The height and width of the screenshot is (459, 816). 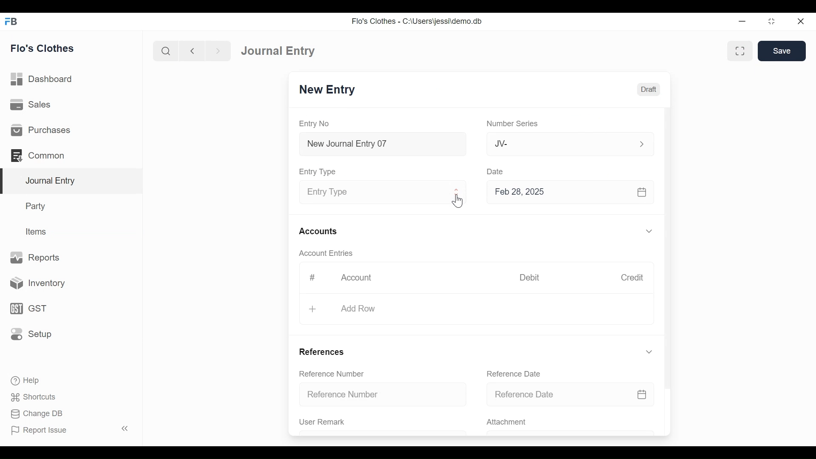 I want to click on Navigate Forward, so click(x=218, y=51).